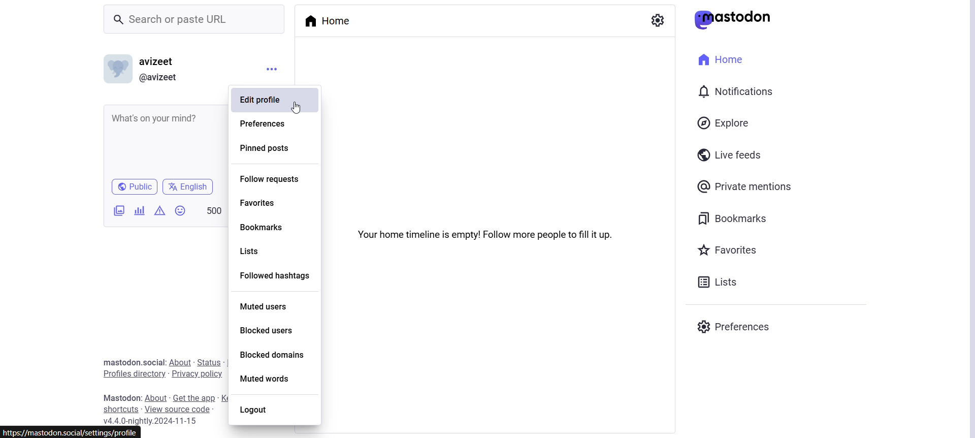  Describe the element at coordinates (266, 306) in the screenshot. I see `Muted Users` at that location.